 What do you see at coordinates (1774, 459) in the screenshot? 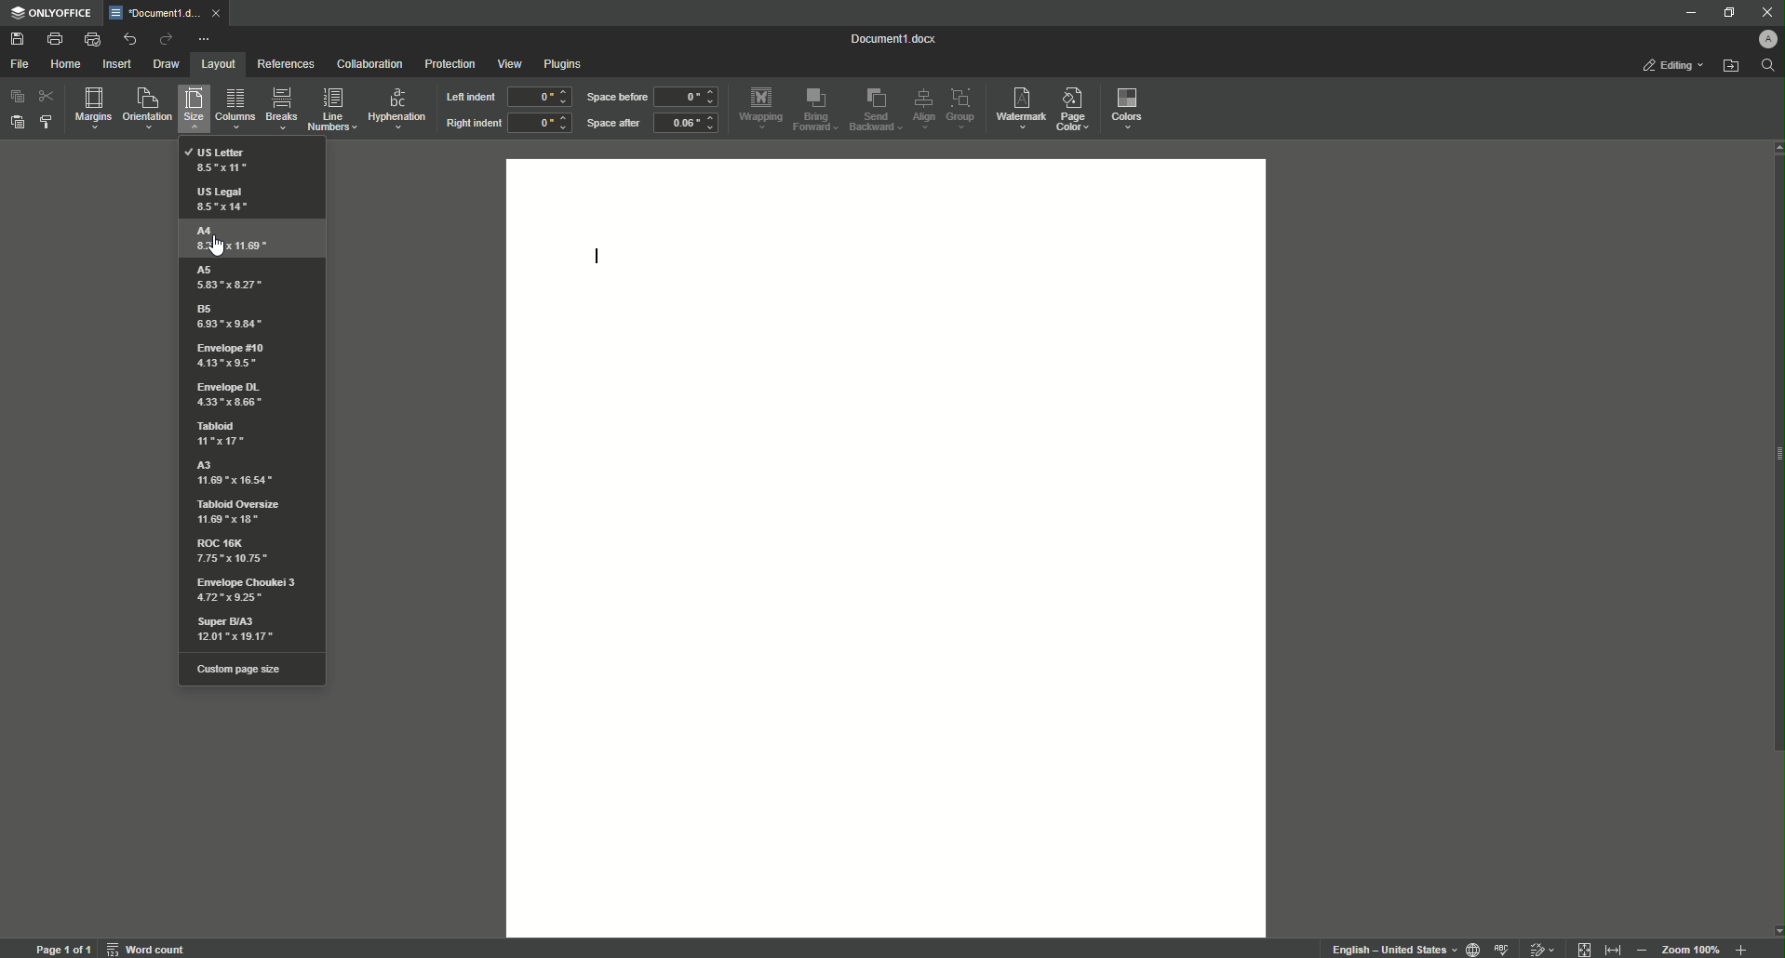
I see `Scrollbar` at bounding box center [1774, 459].